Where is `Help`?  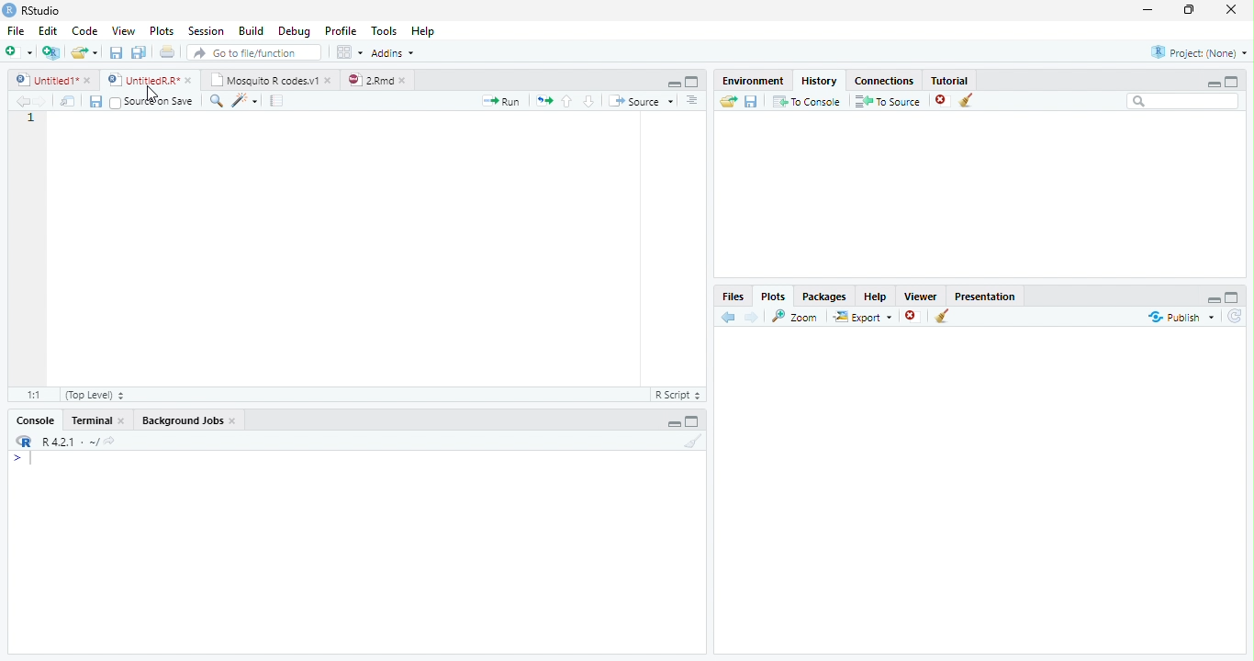 Help is located at coordinates (876, 296).